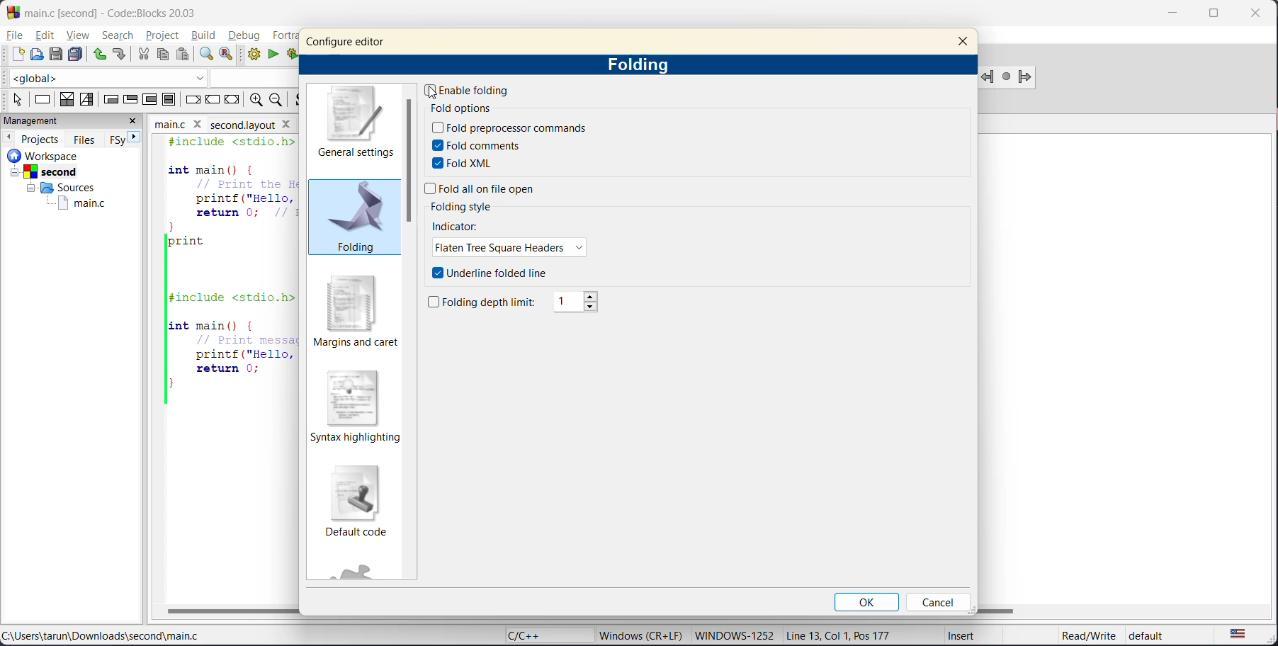 Image resolution: width=1278 pixels, height=646 pixels. I want to click on file name, so click(180, 123).